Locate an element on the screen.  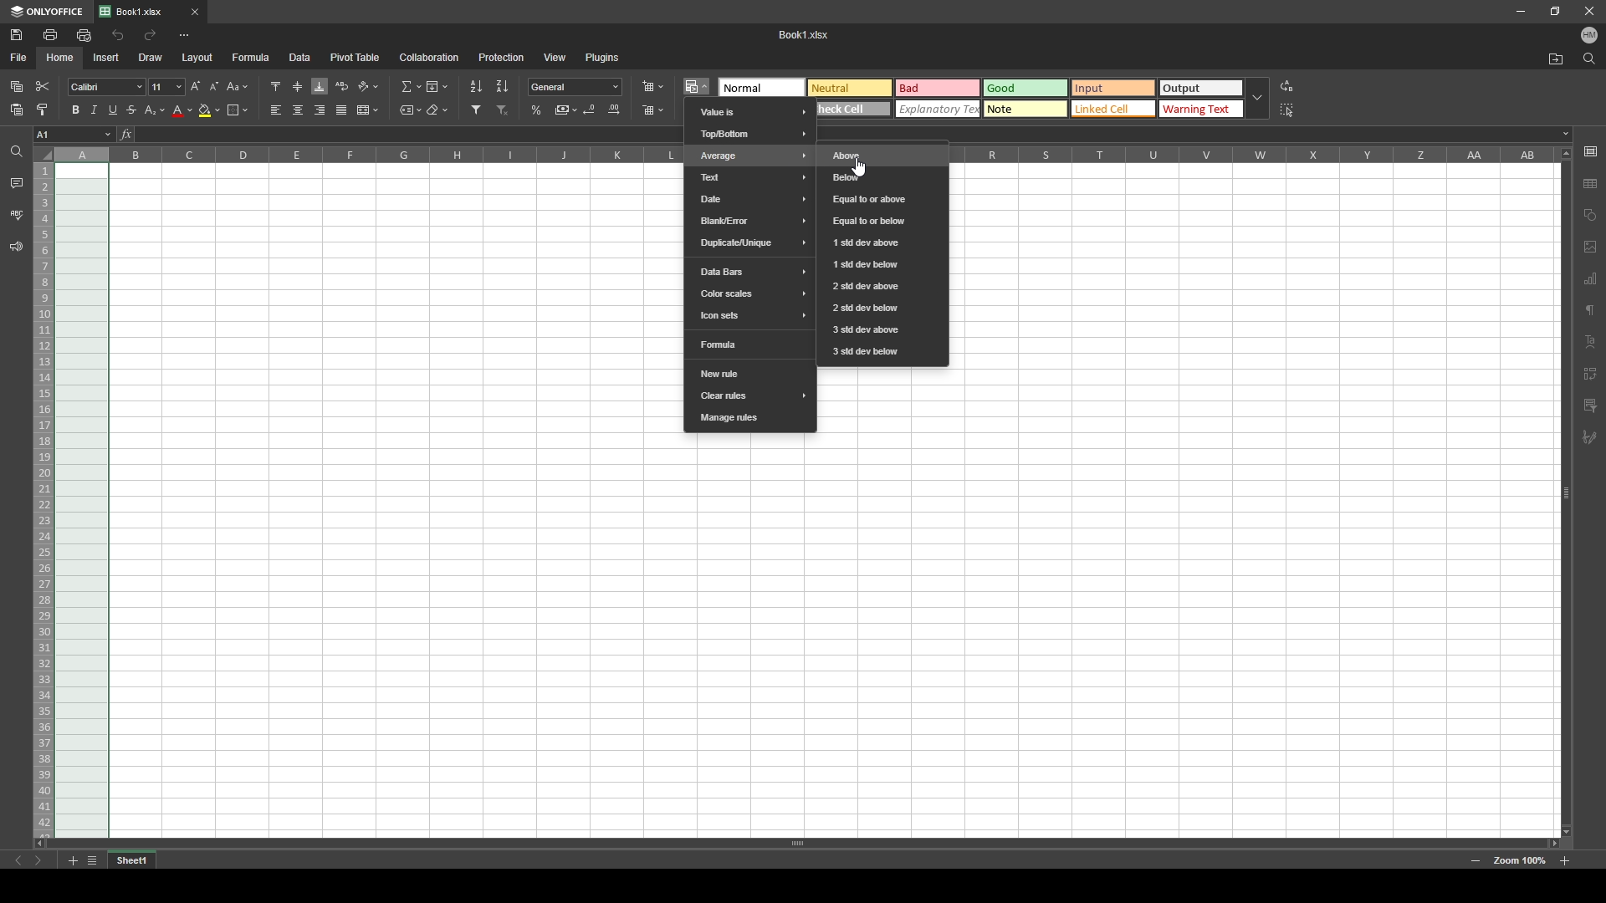
resize is located at coordinates (1556, 10).